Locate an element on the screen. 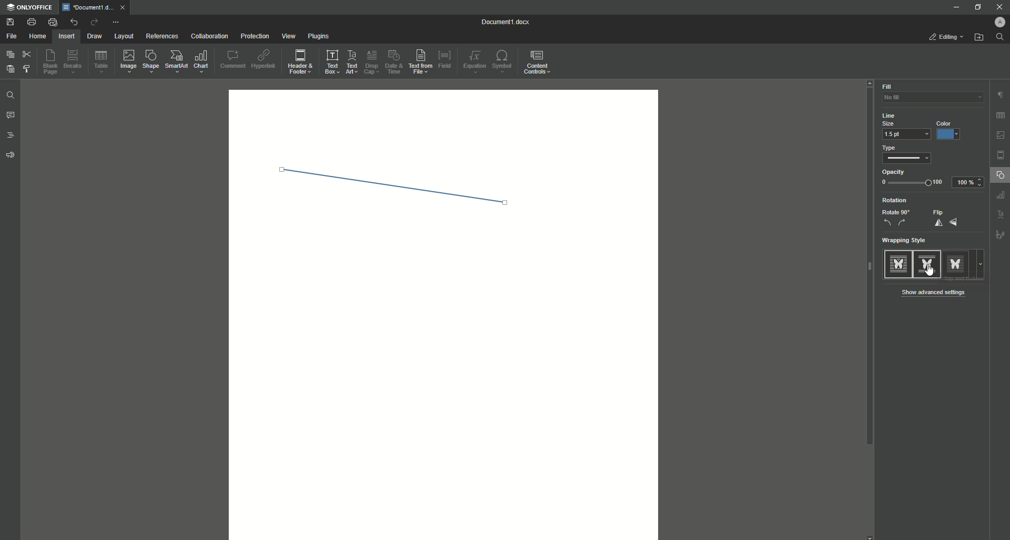  tab 1 is located at coordinates (97, 7).